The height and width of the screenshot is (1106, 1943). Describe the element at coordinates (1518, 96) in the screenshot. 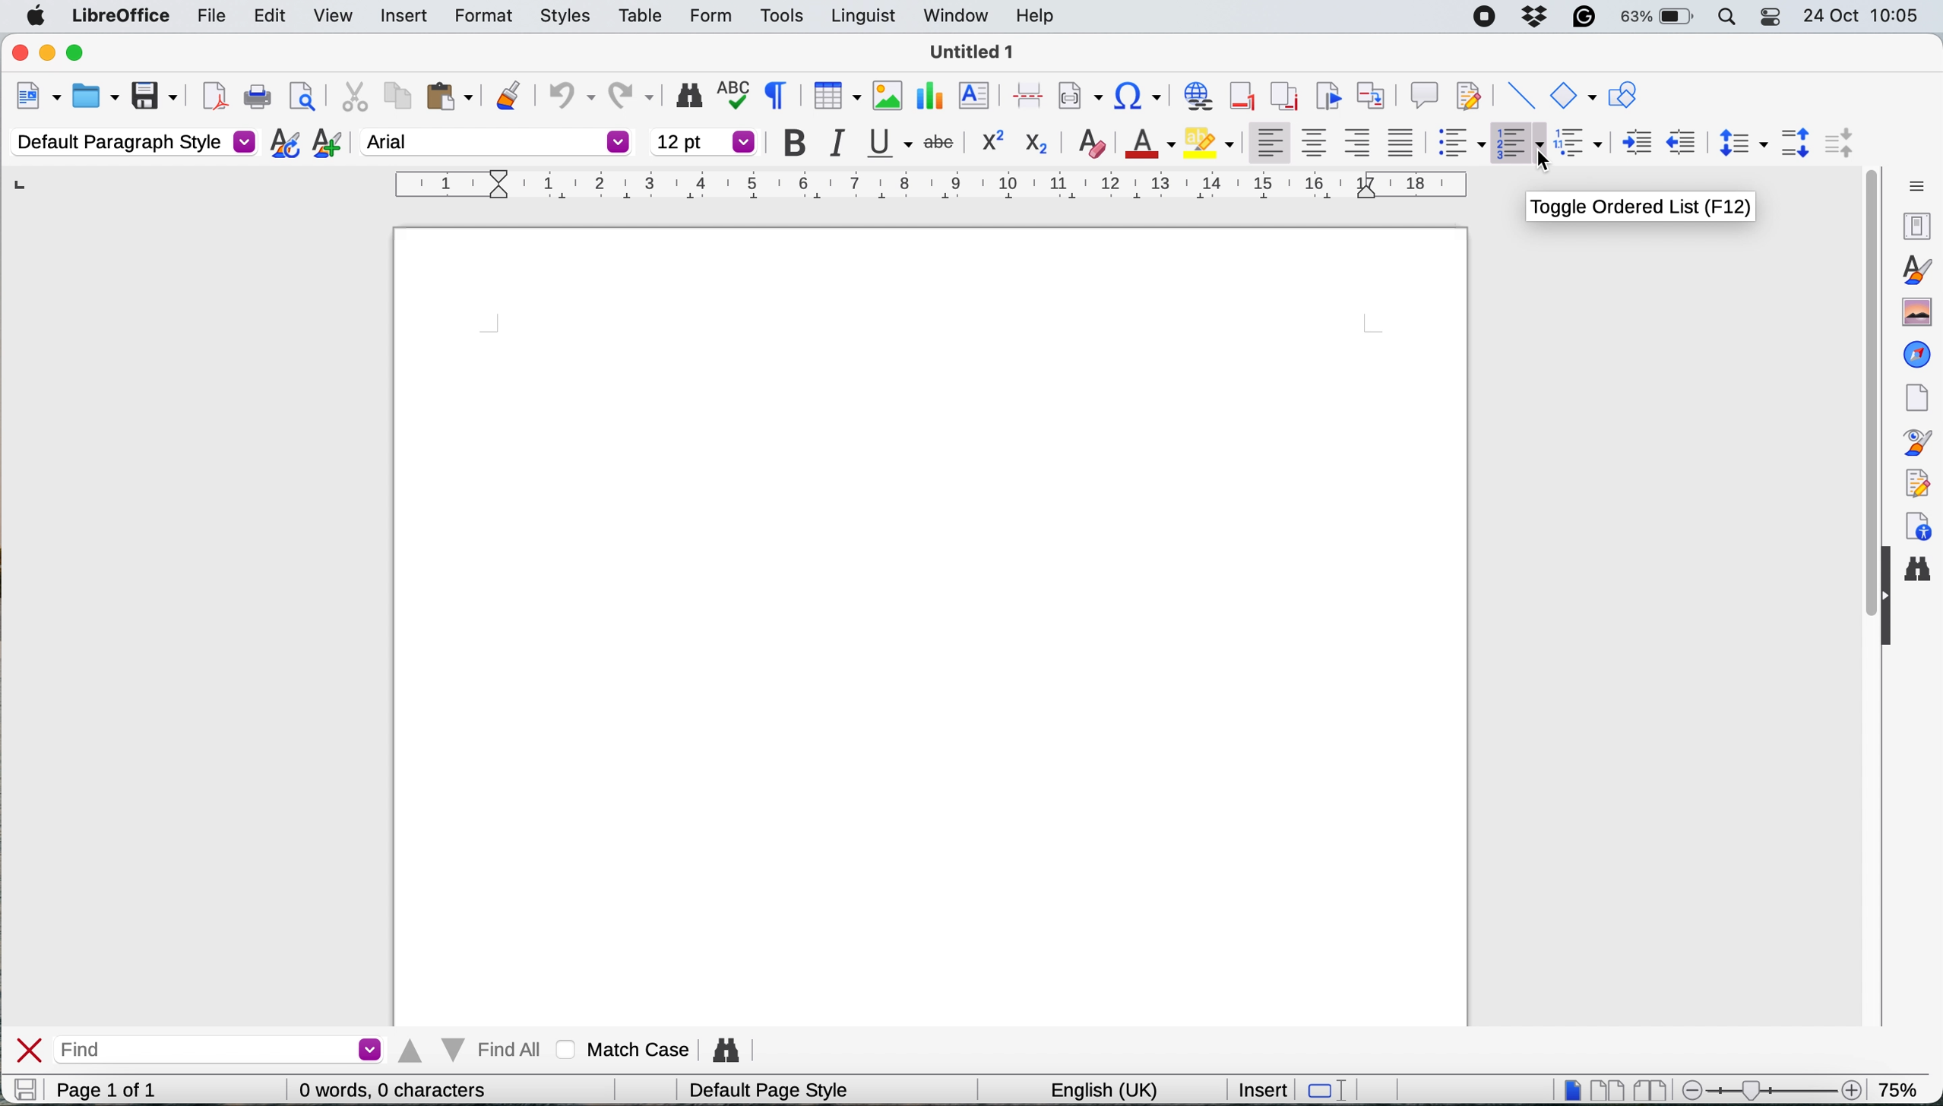

I see `insert line` at that location.